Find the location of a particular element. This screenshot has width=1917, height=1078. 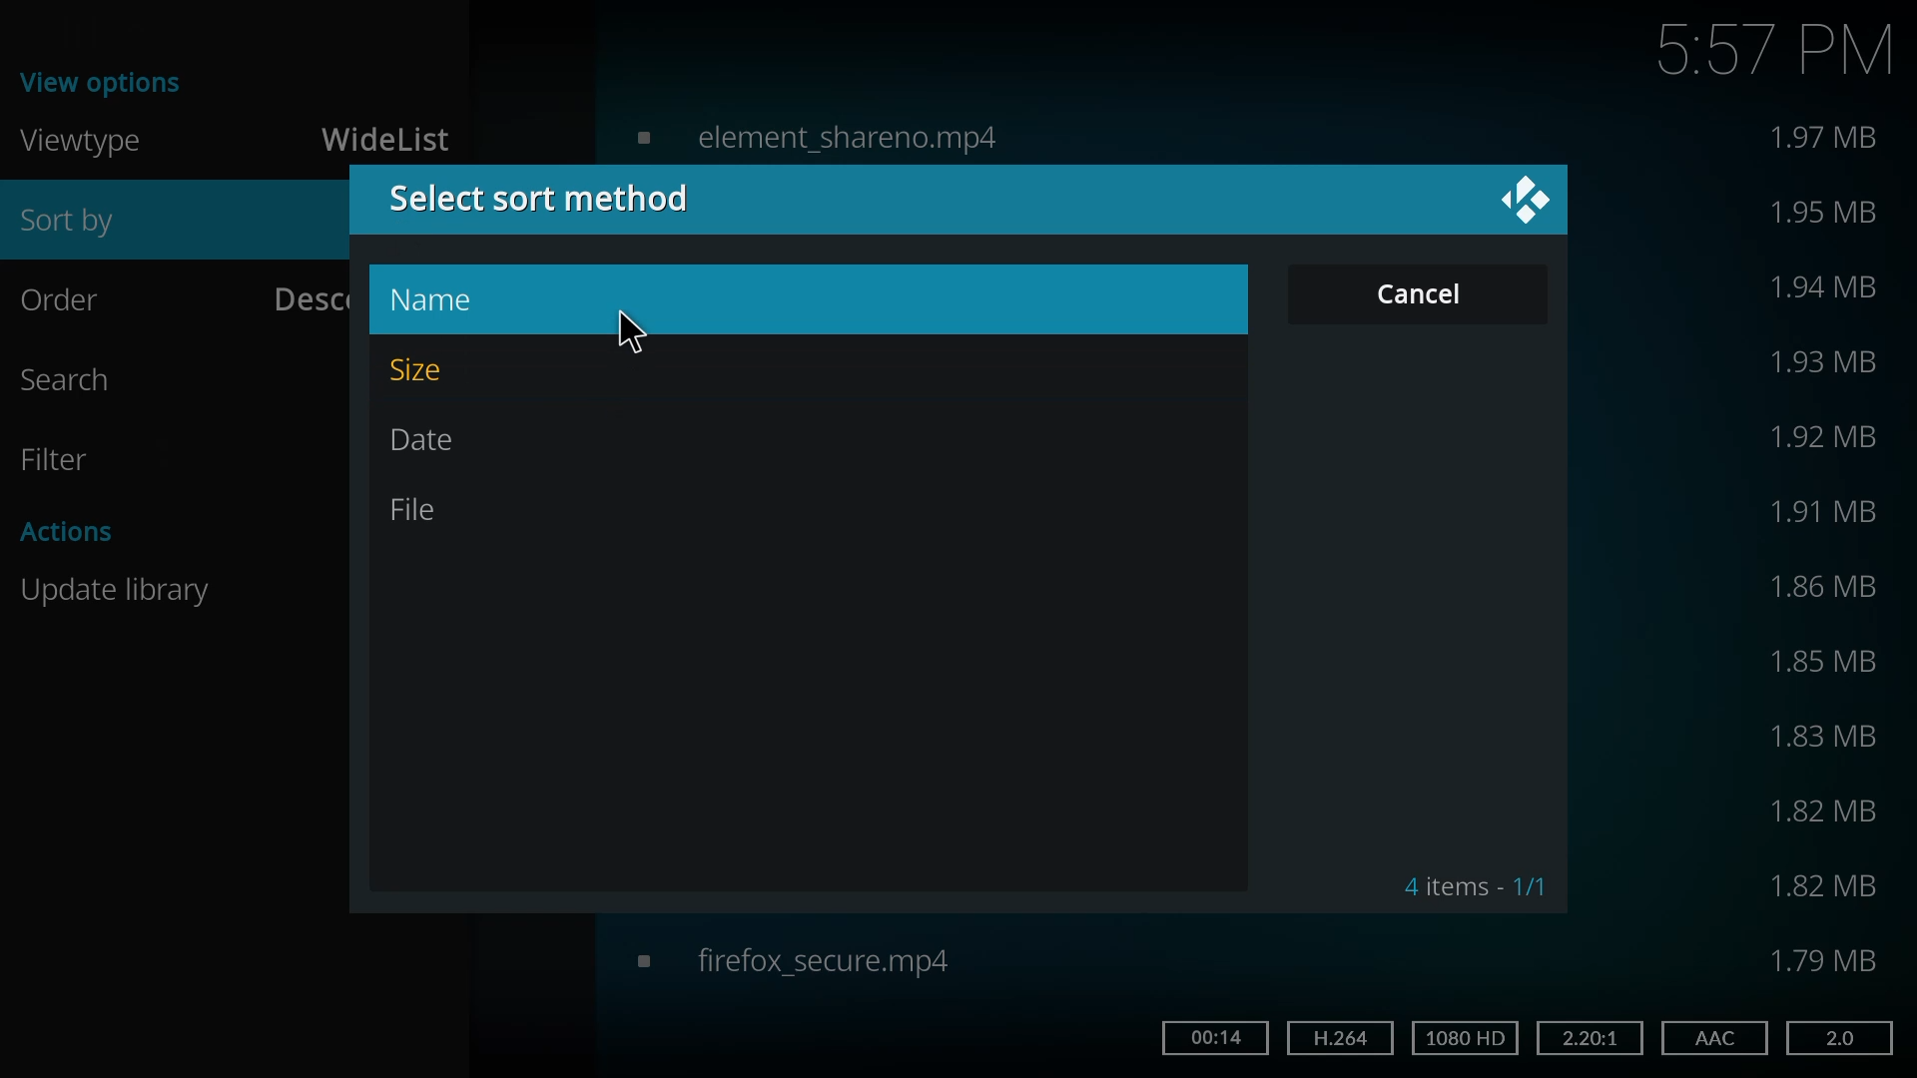

size is located at coordinates (1822, 813).